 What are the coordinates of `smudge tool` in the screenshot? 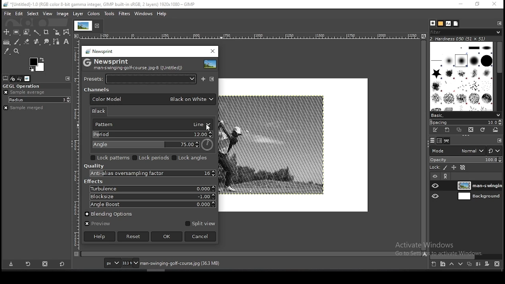 It's located at (47, 41).